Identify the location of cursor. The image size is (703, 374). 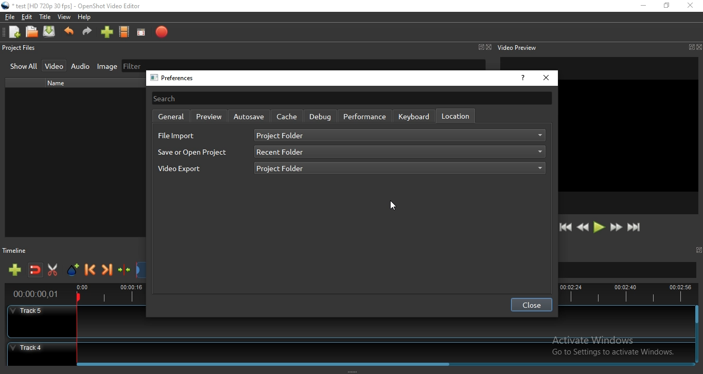
(394, 205).